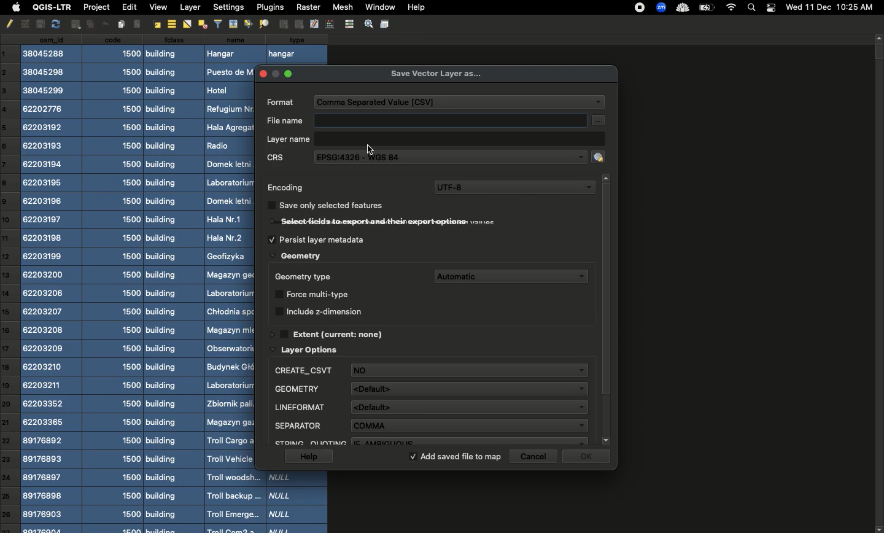 This screenshot has width=884, height=533. I want to click on cloud, so click(681, 7).